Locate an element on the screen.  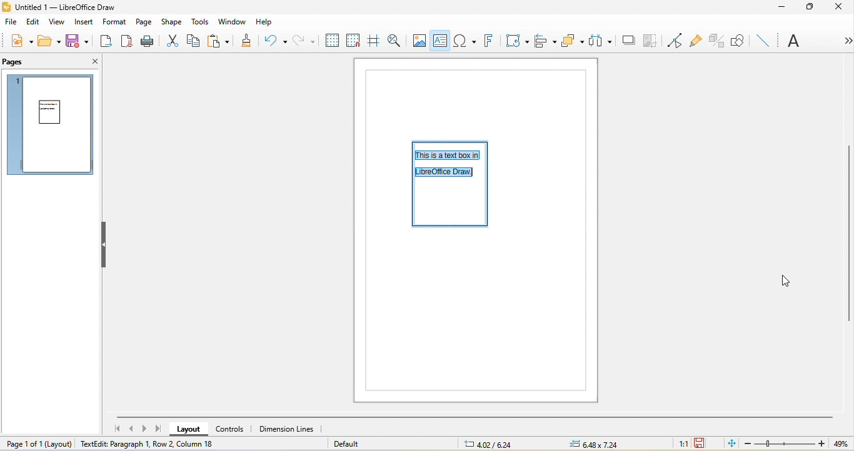
fontwork text is located at coordinates (488, 42).